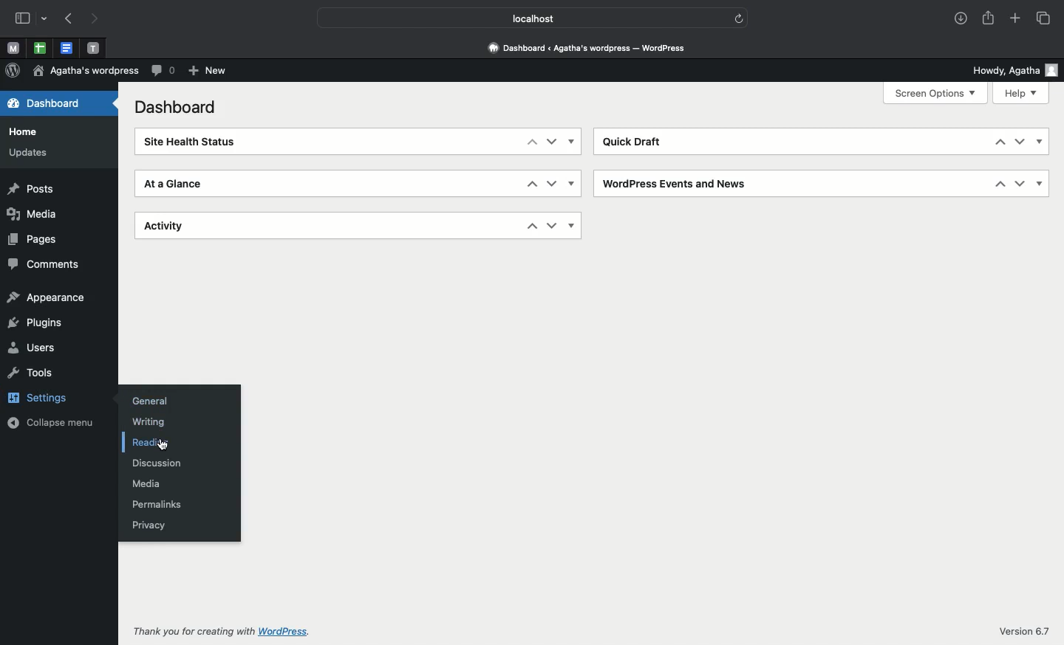 The image size is (1064, 645). I want to click on Show, so click(574, 225).